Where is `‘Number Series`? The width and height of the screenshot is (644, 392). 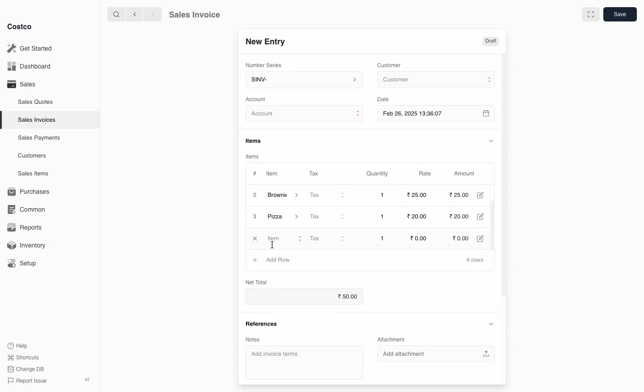
‘Number Series is located at coordinates (262, 65).